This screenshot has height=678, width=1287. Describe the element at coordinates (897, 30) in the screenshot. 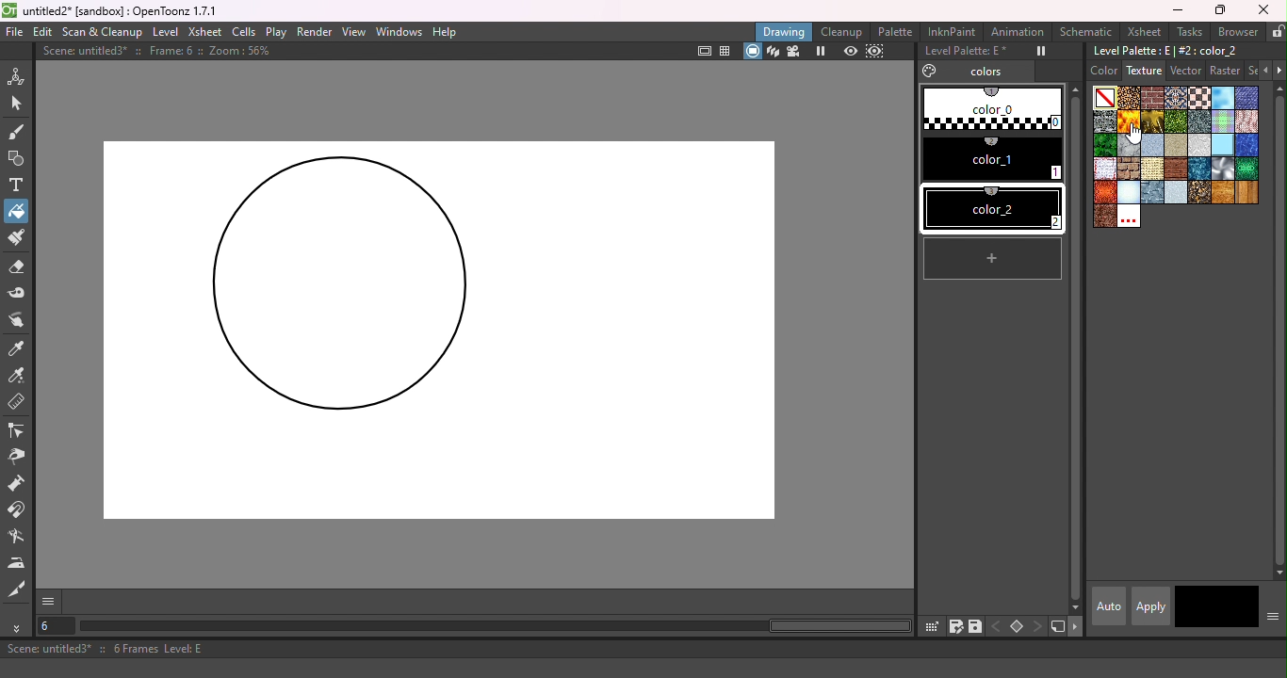

I see `Palette` at that location.